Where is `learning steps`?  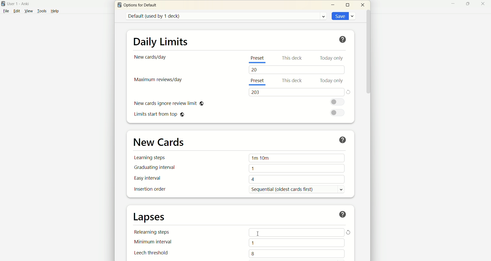
learning steps is located at coordinates (151, 157).